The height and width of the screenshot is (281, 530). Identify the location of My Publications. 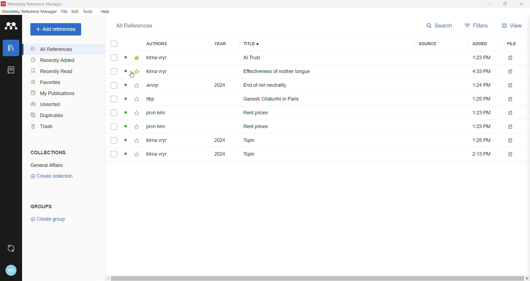
(54, 93).